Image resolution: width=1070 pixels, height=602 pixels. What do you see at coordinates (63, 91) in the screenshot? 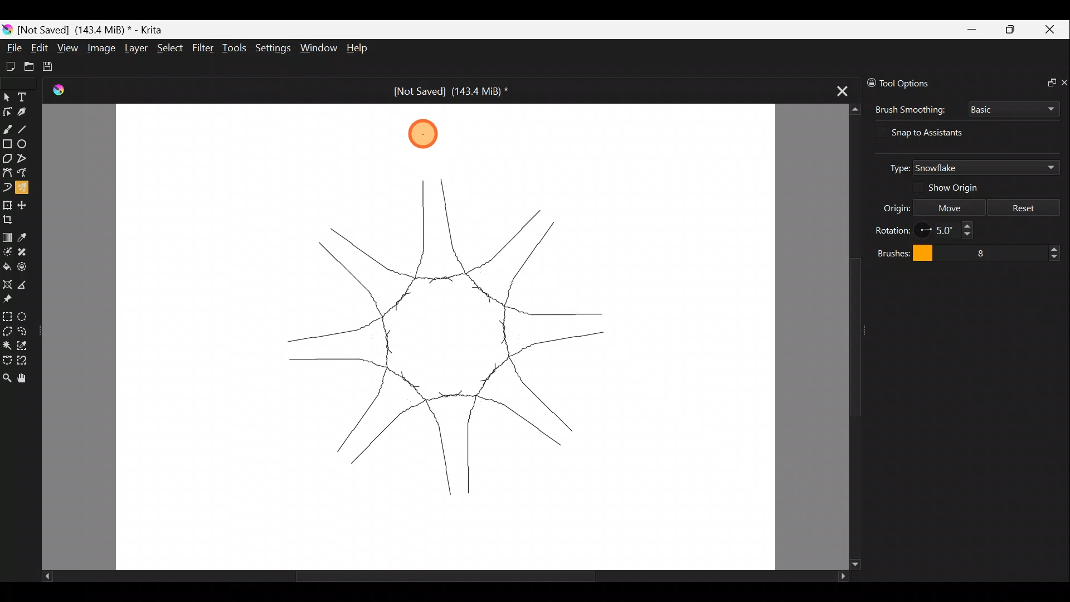
I see `Logo` at bounding box center [63, 91].